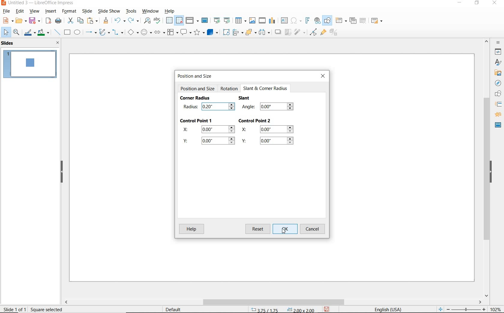  I want to click on sheet 1 of 1, so click(15, 309).